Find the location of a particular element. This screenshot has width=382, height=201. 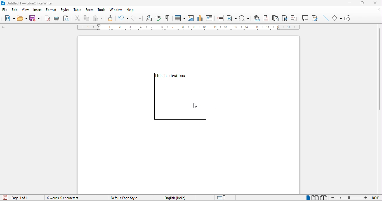

export directly as pdf is located at coordinates (47, 18).